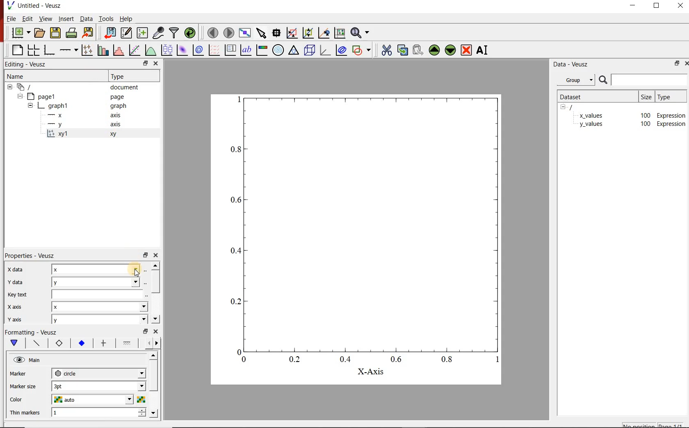 Image resolution: width=689 pixels, height=428 pixels. Describe the element at coordinates (153, 376) in the screenshot. I see `vertical scrollbar` at that location.